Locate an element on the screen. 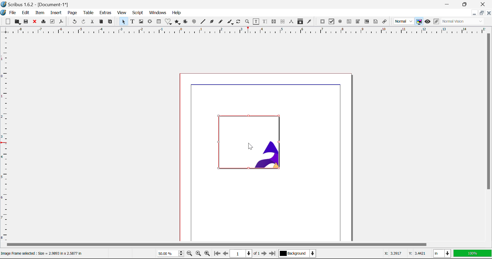  Cursor Position is located at coordinates (403, 254).